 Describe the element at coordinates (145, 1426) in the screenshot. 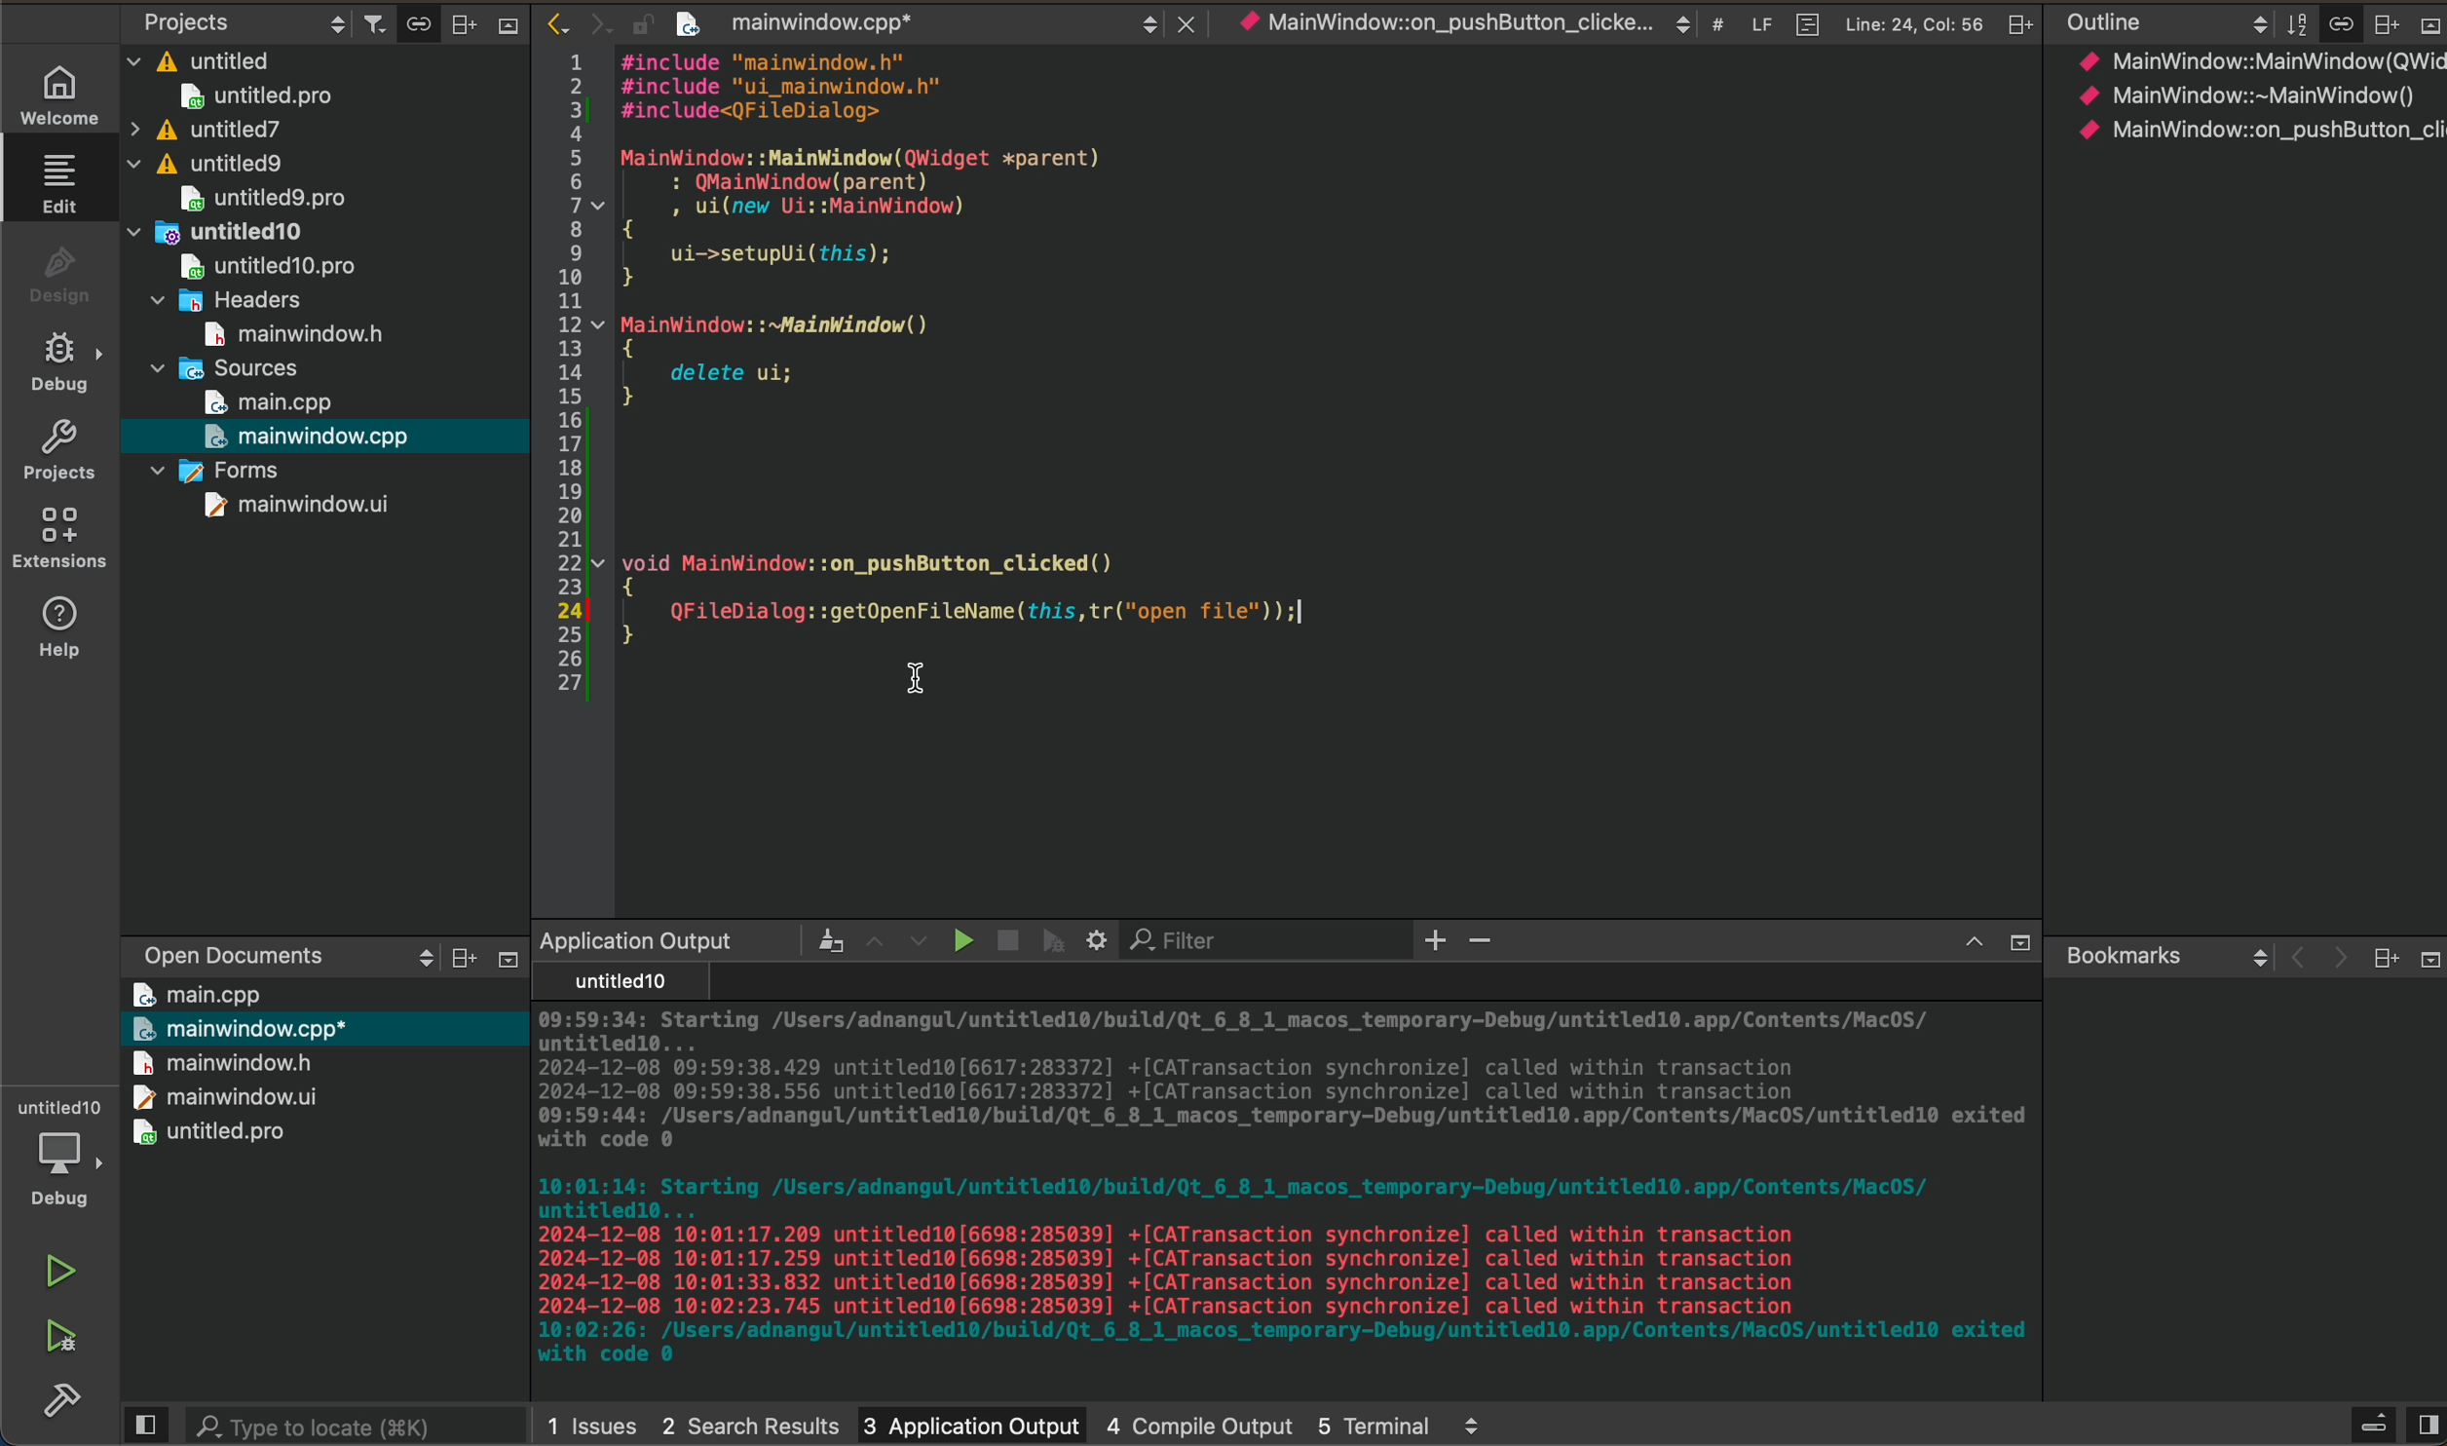

I see `split` at that location.